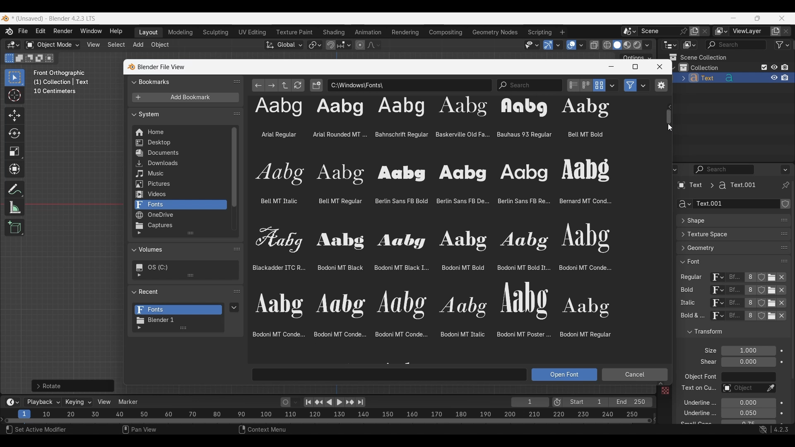  What do you see at coordinates (14, 96) in the screenshot?
I see `Cursor` at bounding box center [14, 96].